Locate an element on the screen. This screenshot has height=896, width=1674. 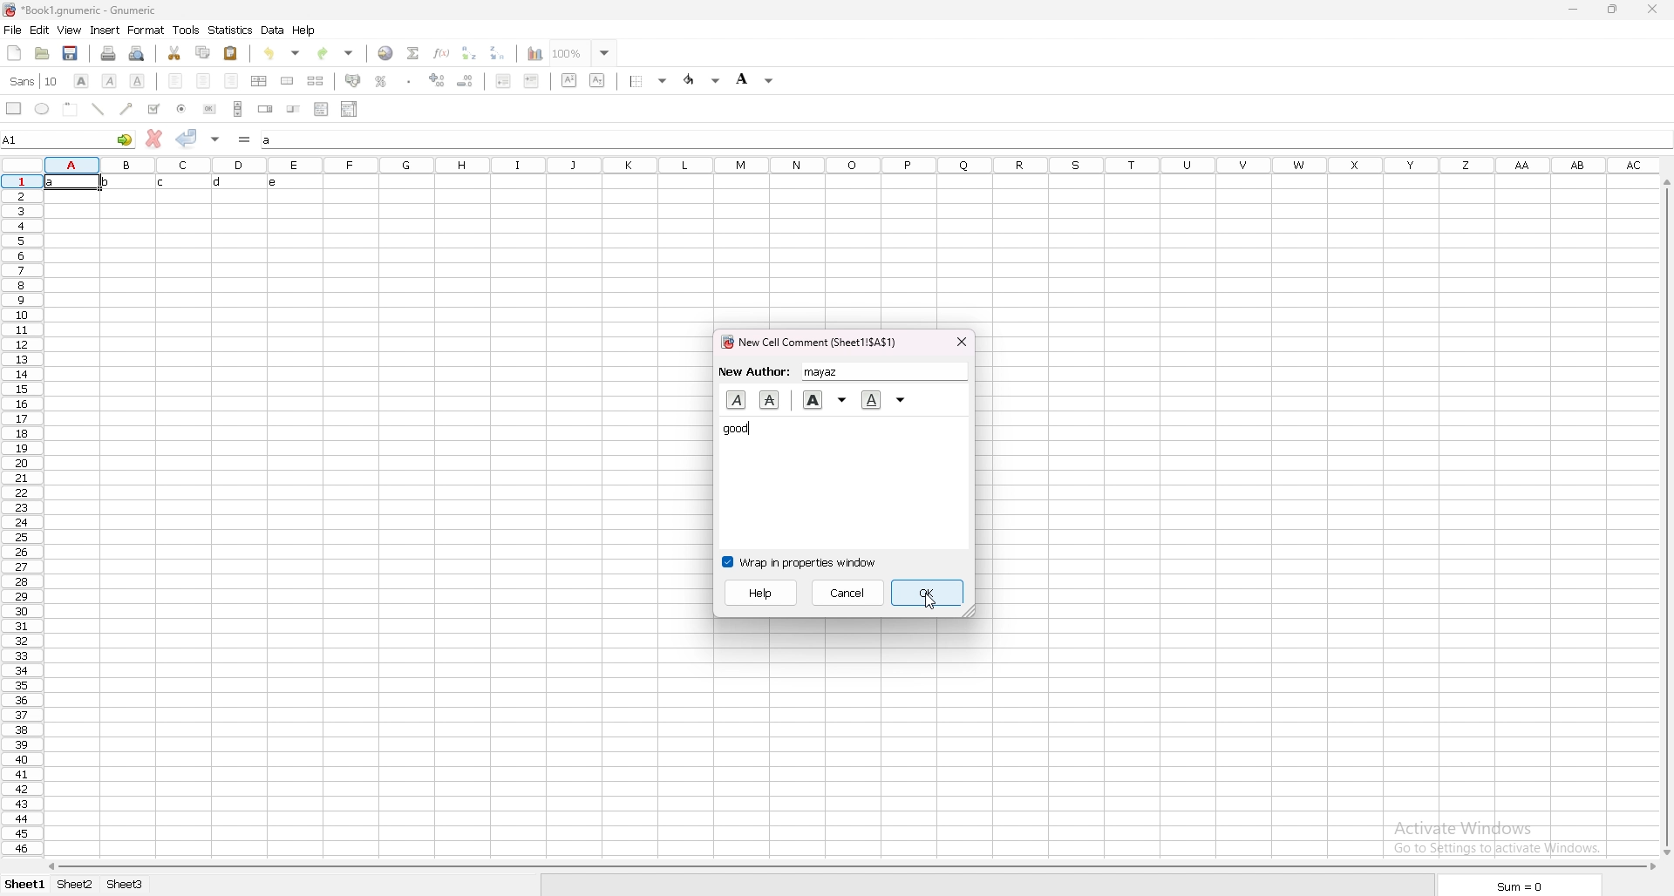
centre horizontally is located at coordinates (260, 82).